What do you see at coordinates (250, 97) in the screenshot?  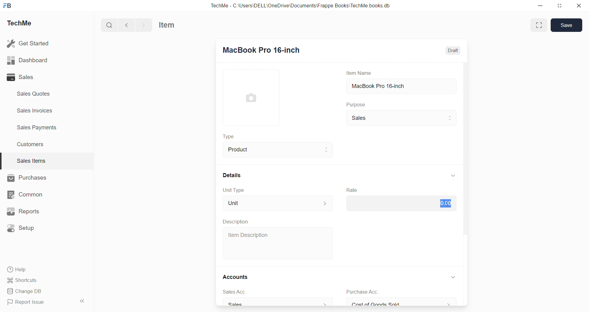 I see `image` at bounding box center [250, 97].